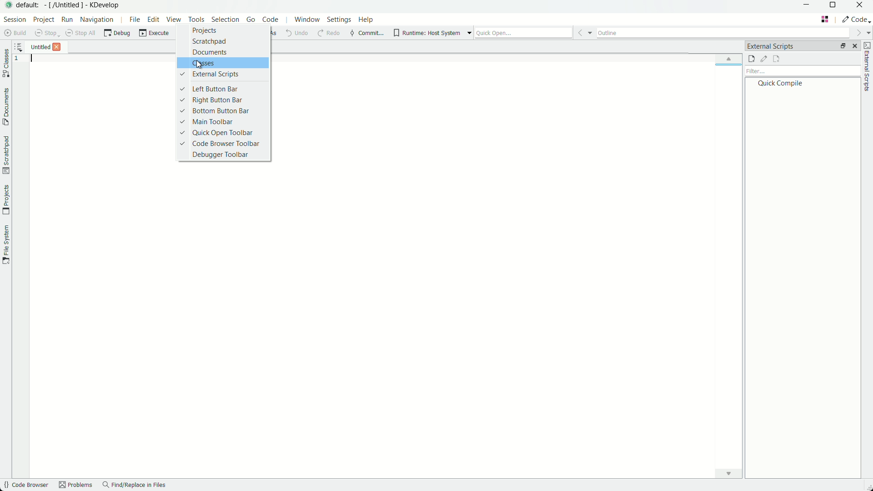 This screenshot has height=491, width=873. I want to click on 1, so click(18, 60).